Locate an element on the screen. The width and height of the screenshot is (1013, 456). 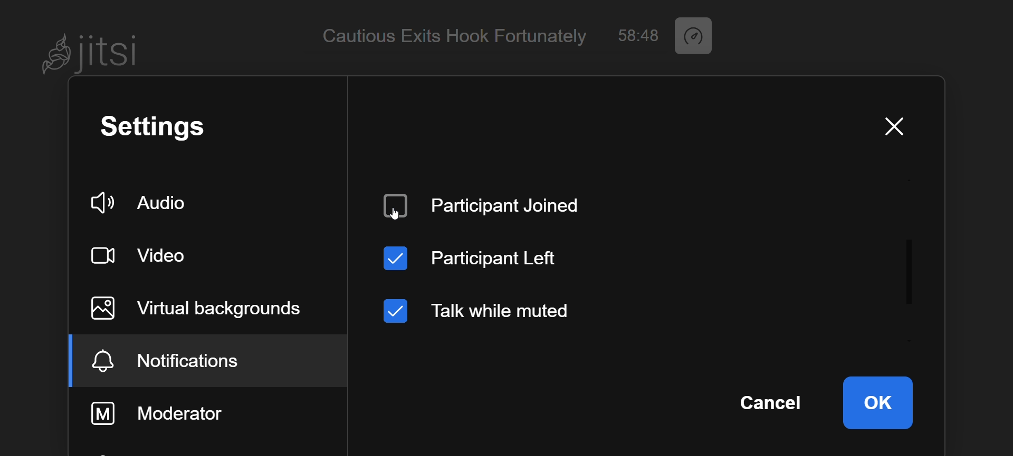
cursor is located at coordinates (395, 217).